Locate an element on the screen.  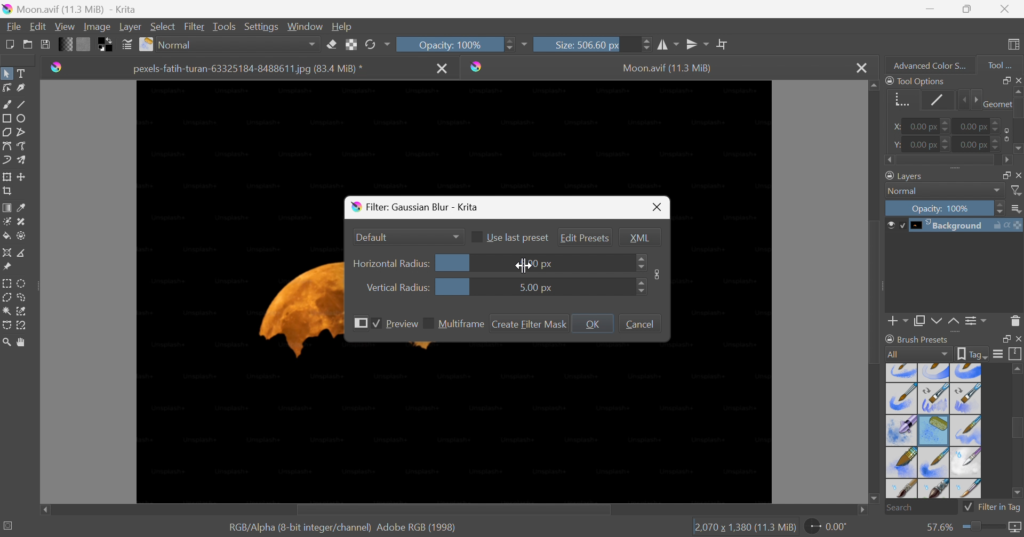
0.00 px is located at coordinates (926, 144).